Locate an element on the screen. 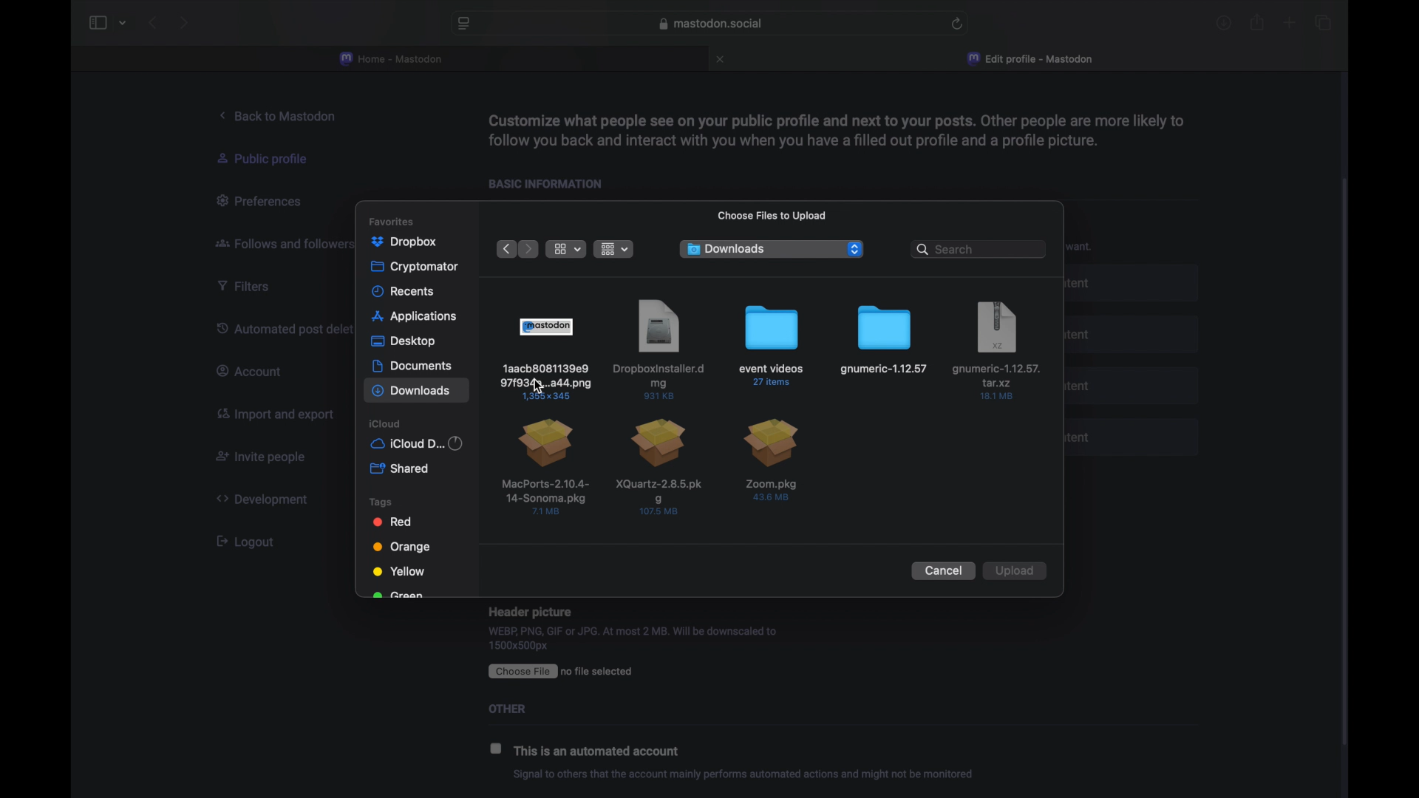 This screenshot has width=1419, height=798. green is located at coordinates (398, 596).